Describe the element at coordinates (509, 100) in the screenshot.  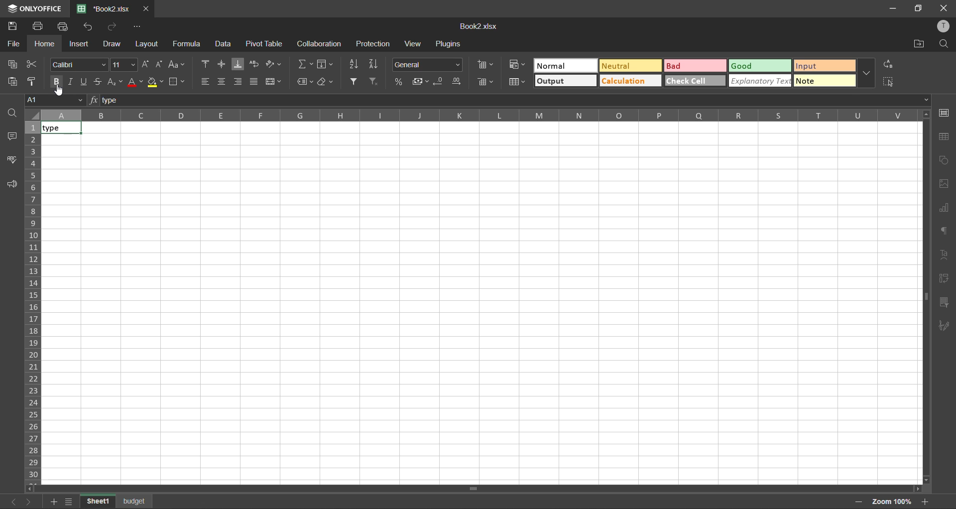
I see `formula bar` at that location.